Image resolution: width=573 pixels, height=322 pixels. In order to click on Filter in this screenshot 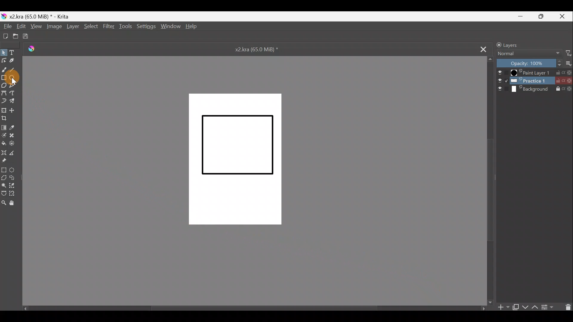, I will do `click(566, 53)`.